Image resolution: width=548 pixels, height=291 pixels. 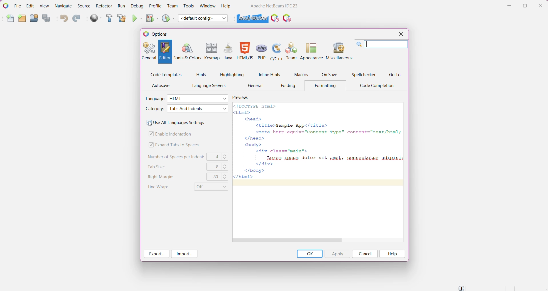 I want to click on <div class="main">, so click(x=282, y=151).